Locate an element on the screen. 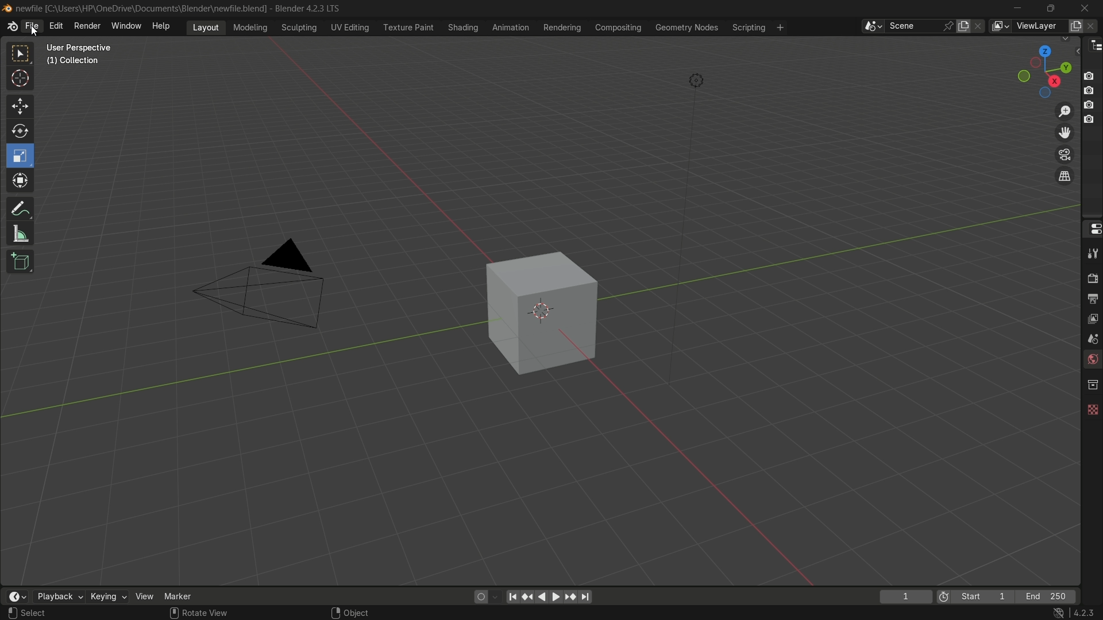 The width and height of the screenshot is (1103, 620). animation menu is located at coordinates (511, 27).